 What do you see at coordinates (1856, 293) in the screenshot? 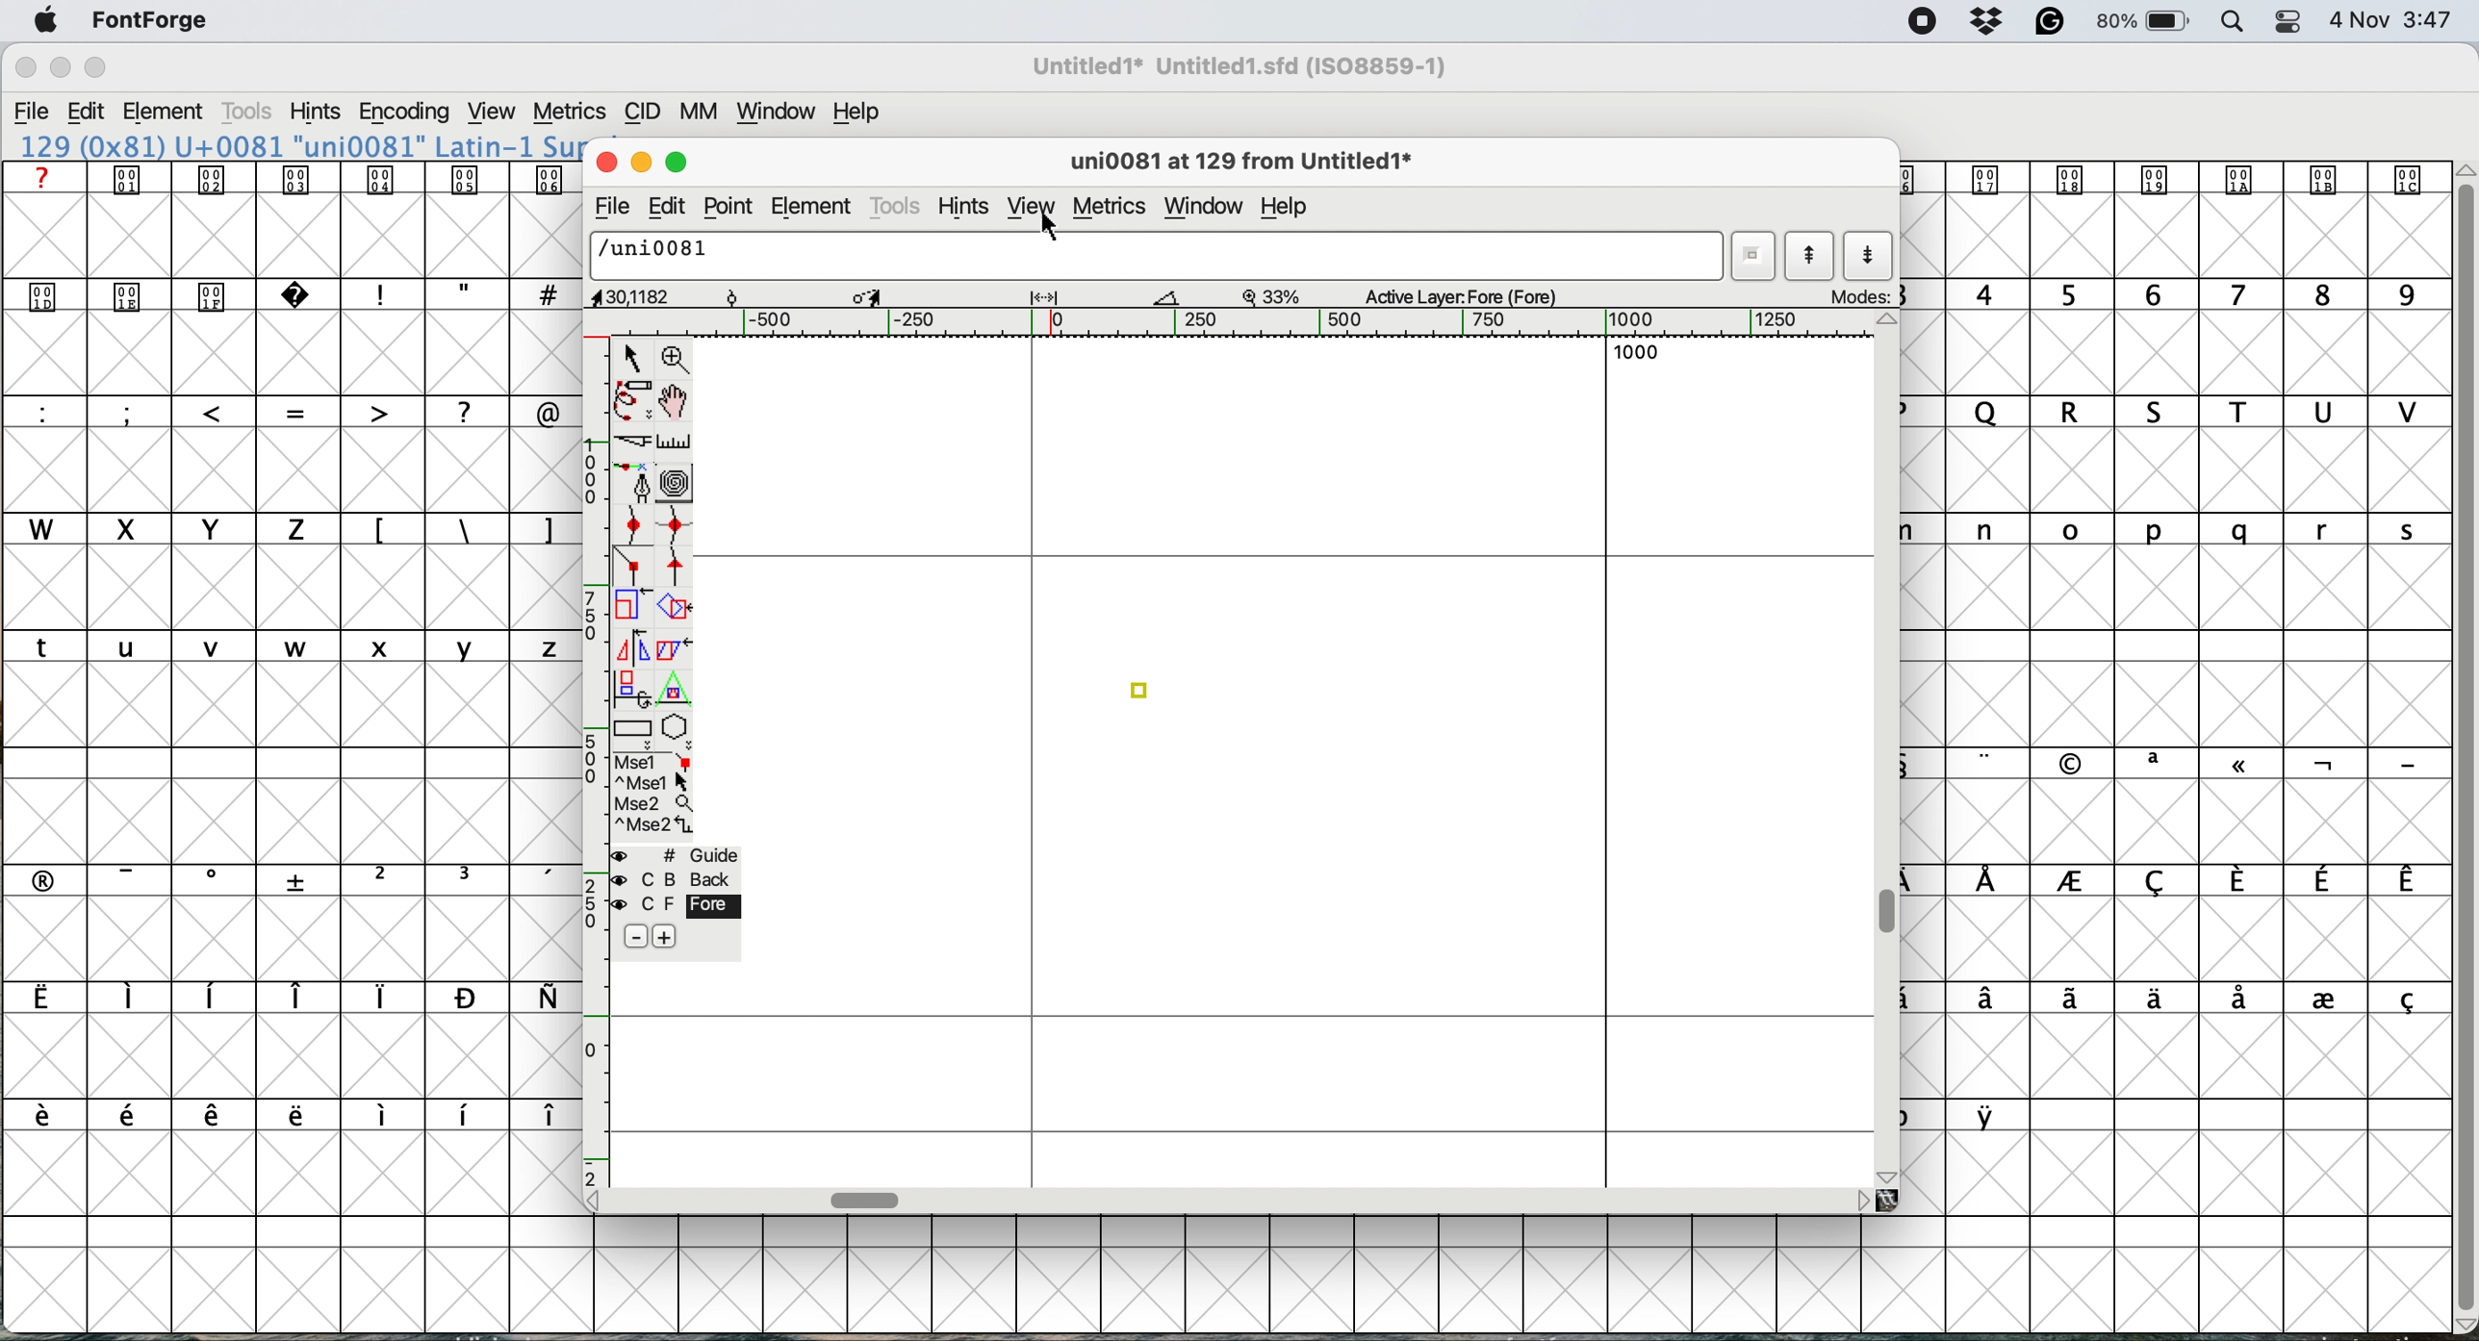
I see `modes` at bounding box center [1856, 293].